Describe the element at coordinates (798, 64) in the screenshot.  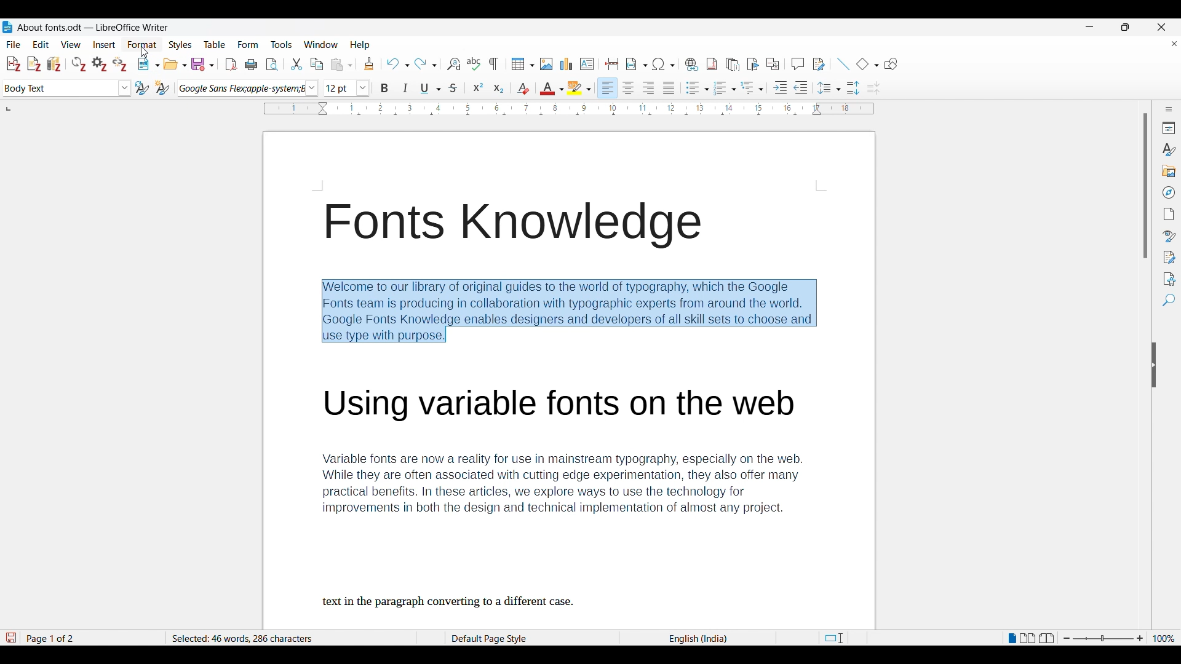
I see `Insert comment` at that location.